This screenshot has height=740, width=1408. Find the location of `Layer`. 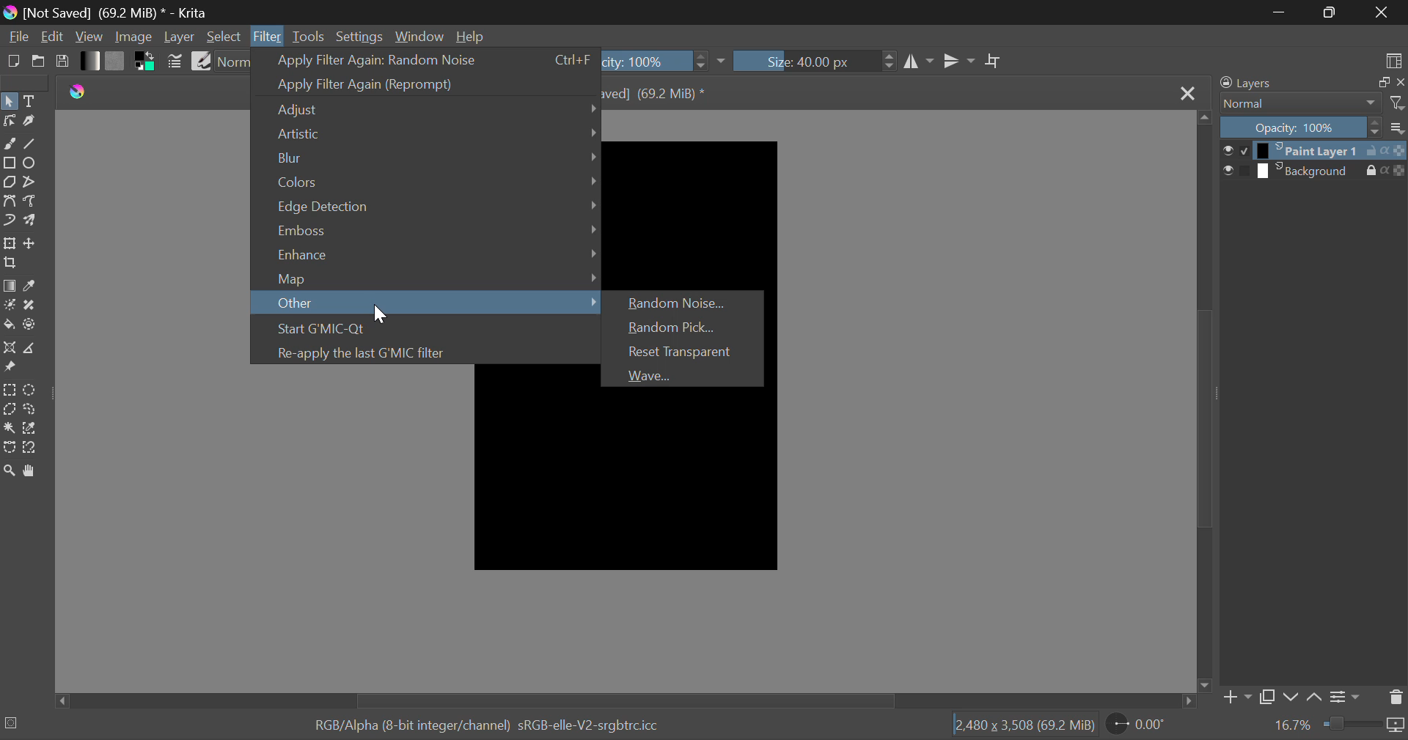

Layer is located at coordinates (180, 37).